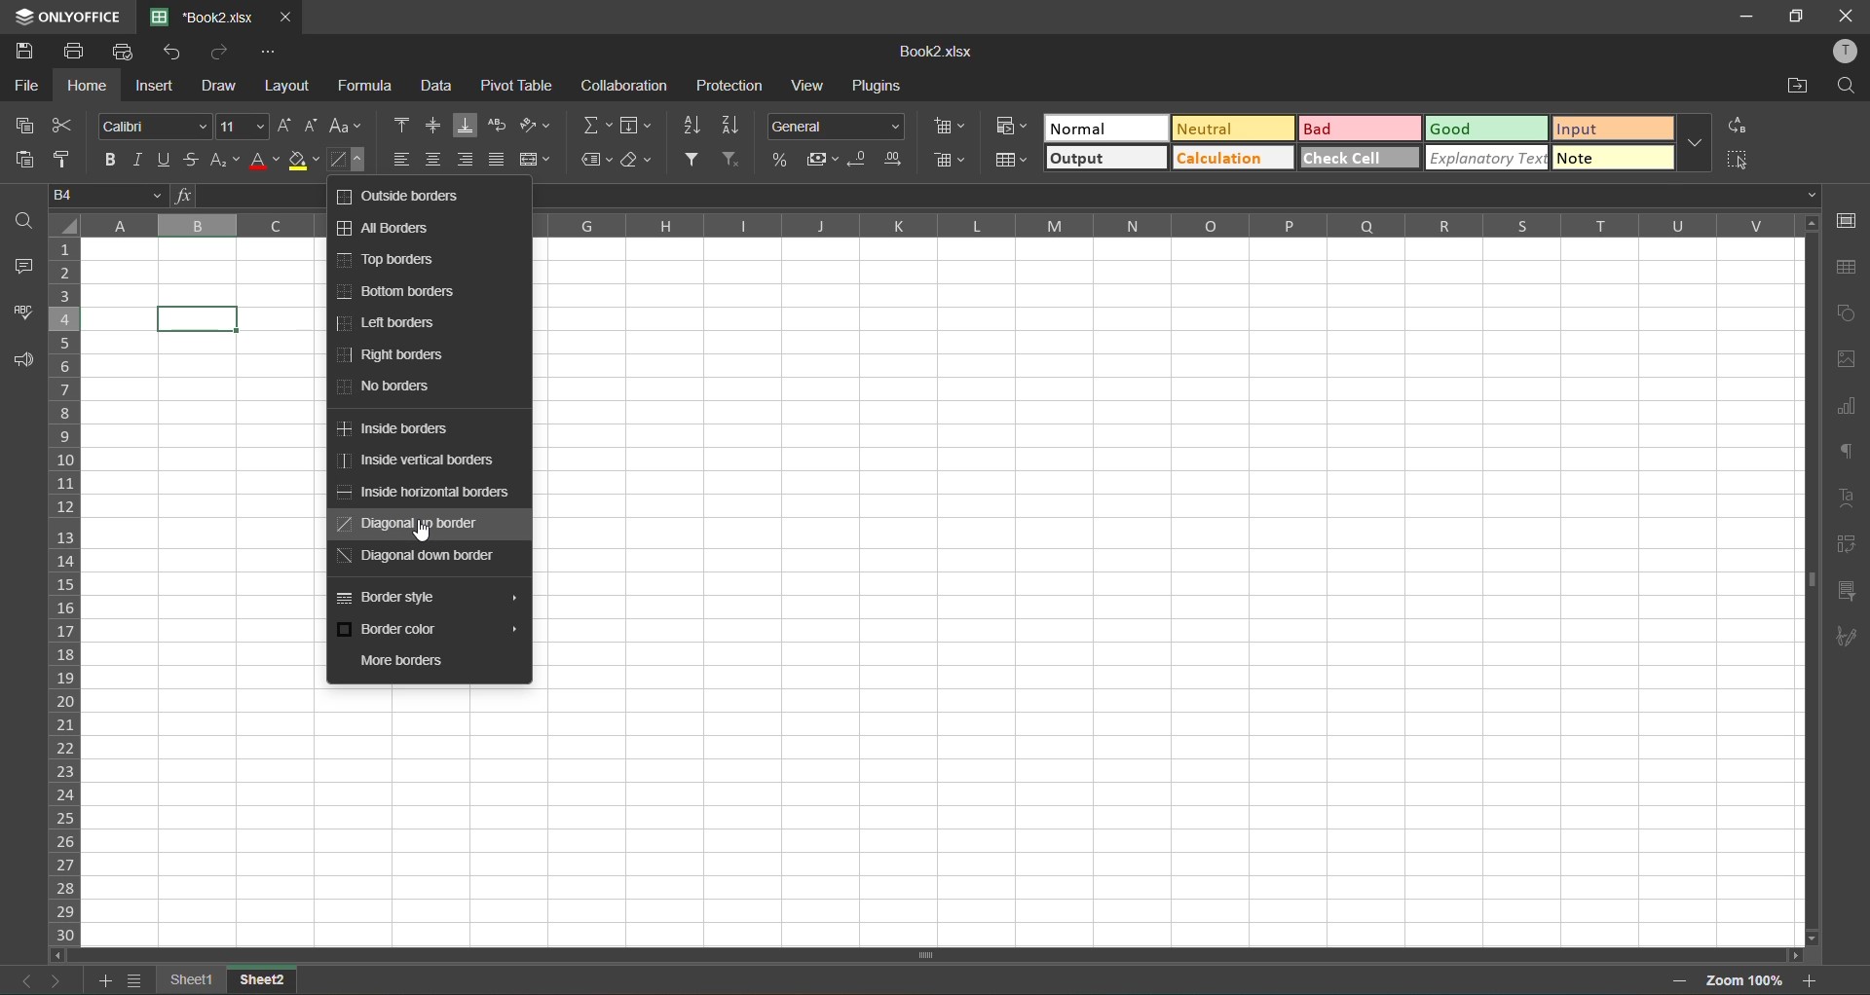 Image resolution: width=1870 pixels, height=995 pixels. What do you see at coordinates (75, 54) in the screenshot?
I see `print` at bounding box center [75, 54].